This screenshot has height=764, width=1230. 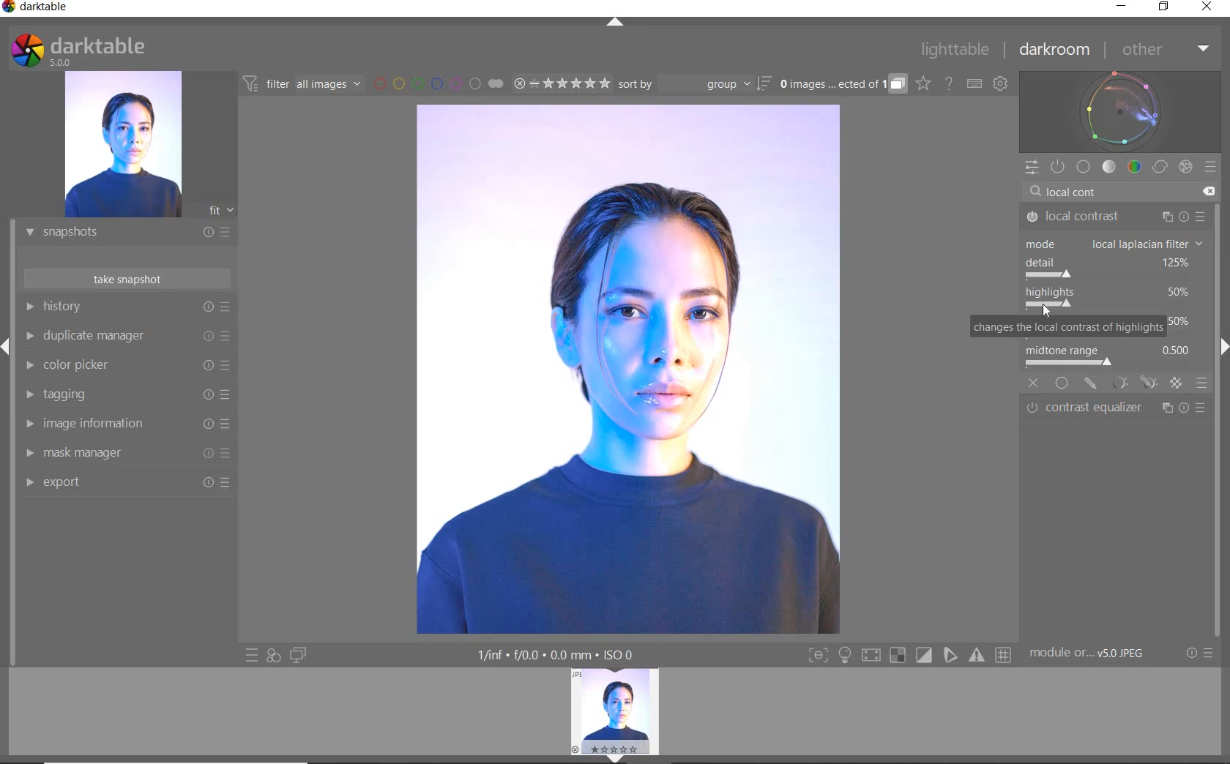 I want to click on IMAGE PREVIEW, so click(x=615, y=711).